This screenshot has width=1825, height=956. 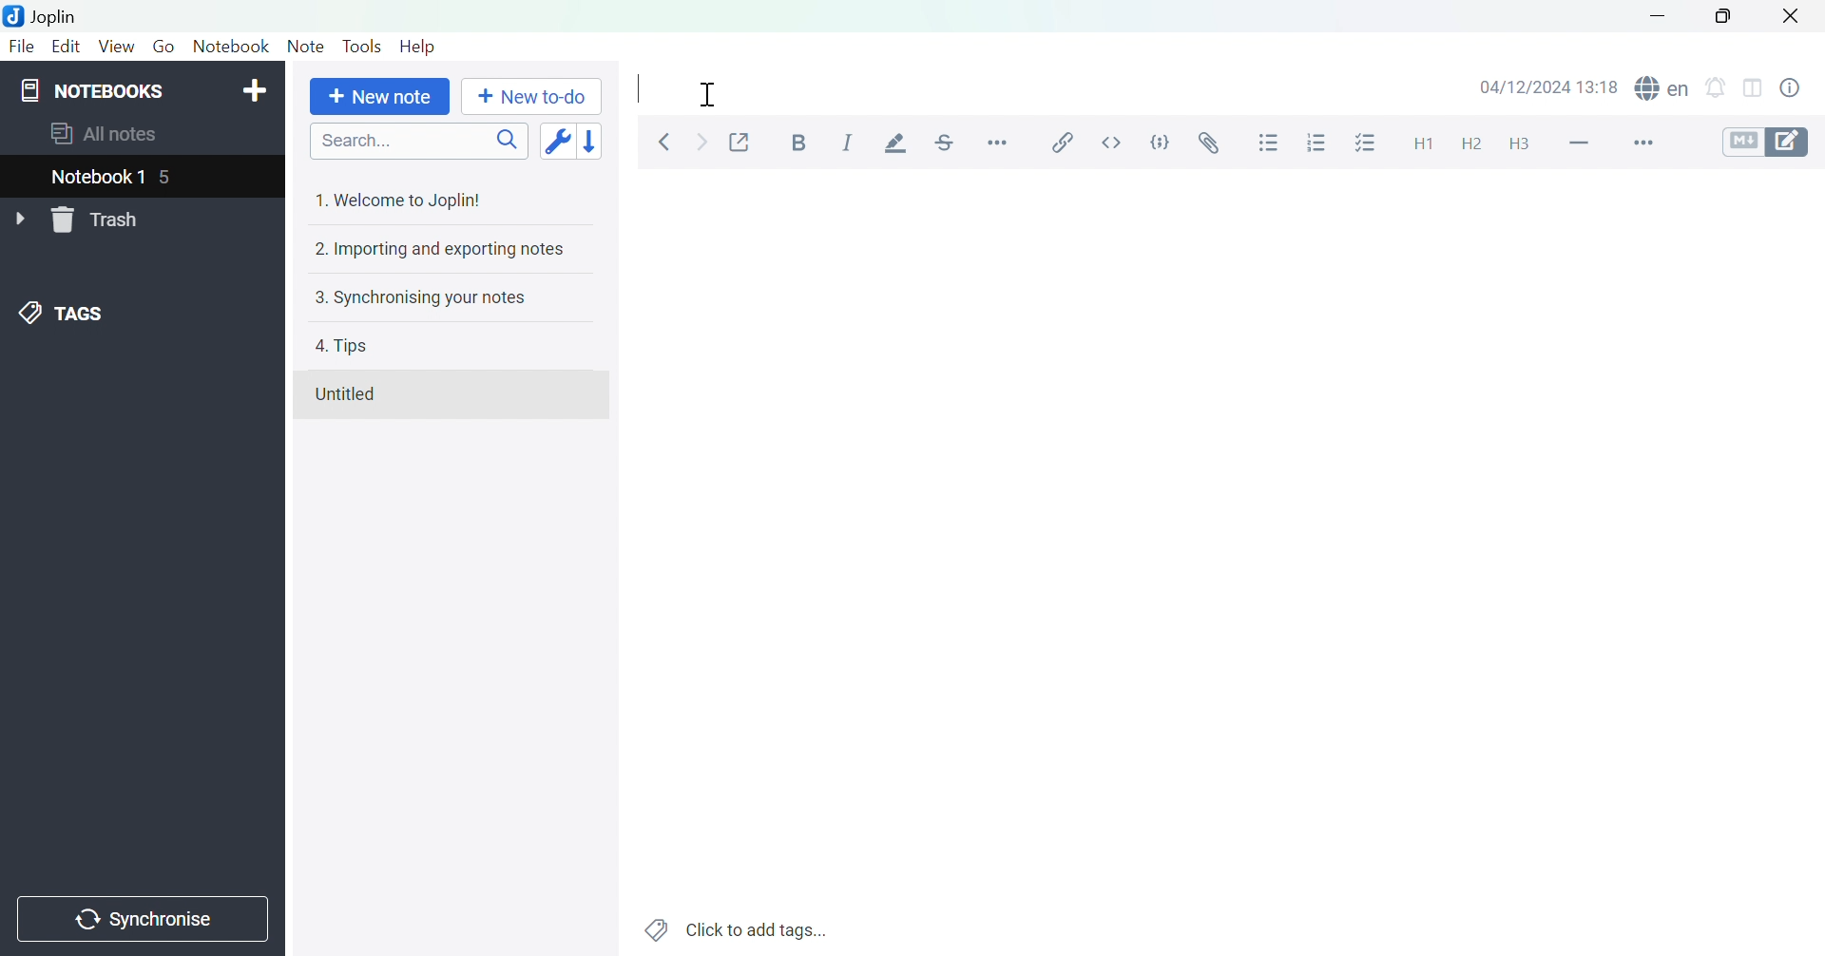 What do you see at coordinates (355, 396) in the screenshot?
I see `Untitled` at bounding box center [355, 396].